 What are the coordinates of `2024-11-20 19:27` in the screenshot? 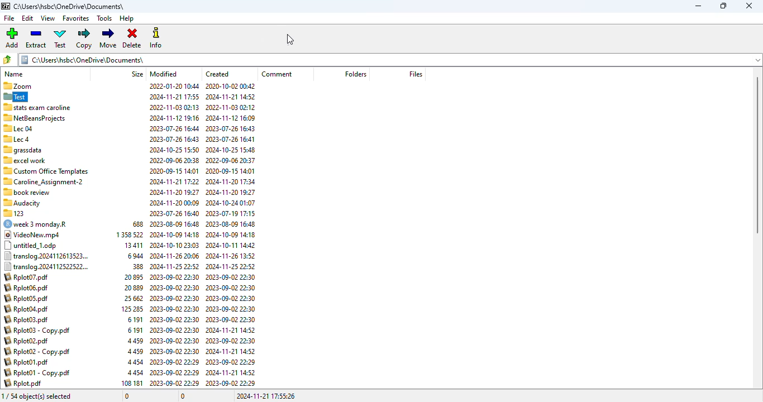 It's located at (231, 192).